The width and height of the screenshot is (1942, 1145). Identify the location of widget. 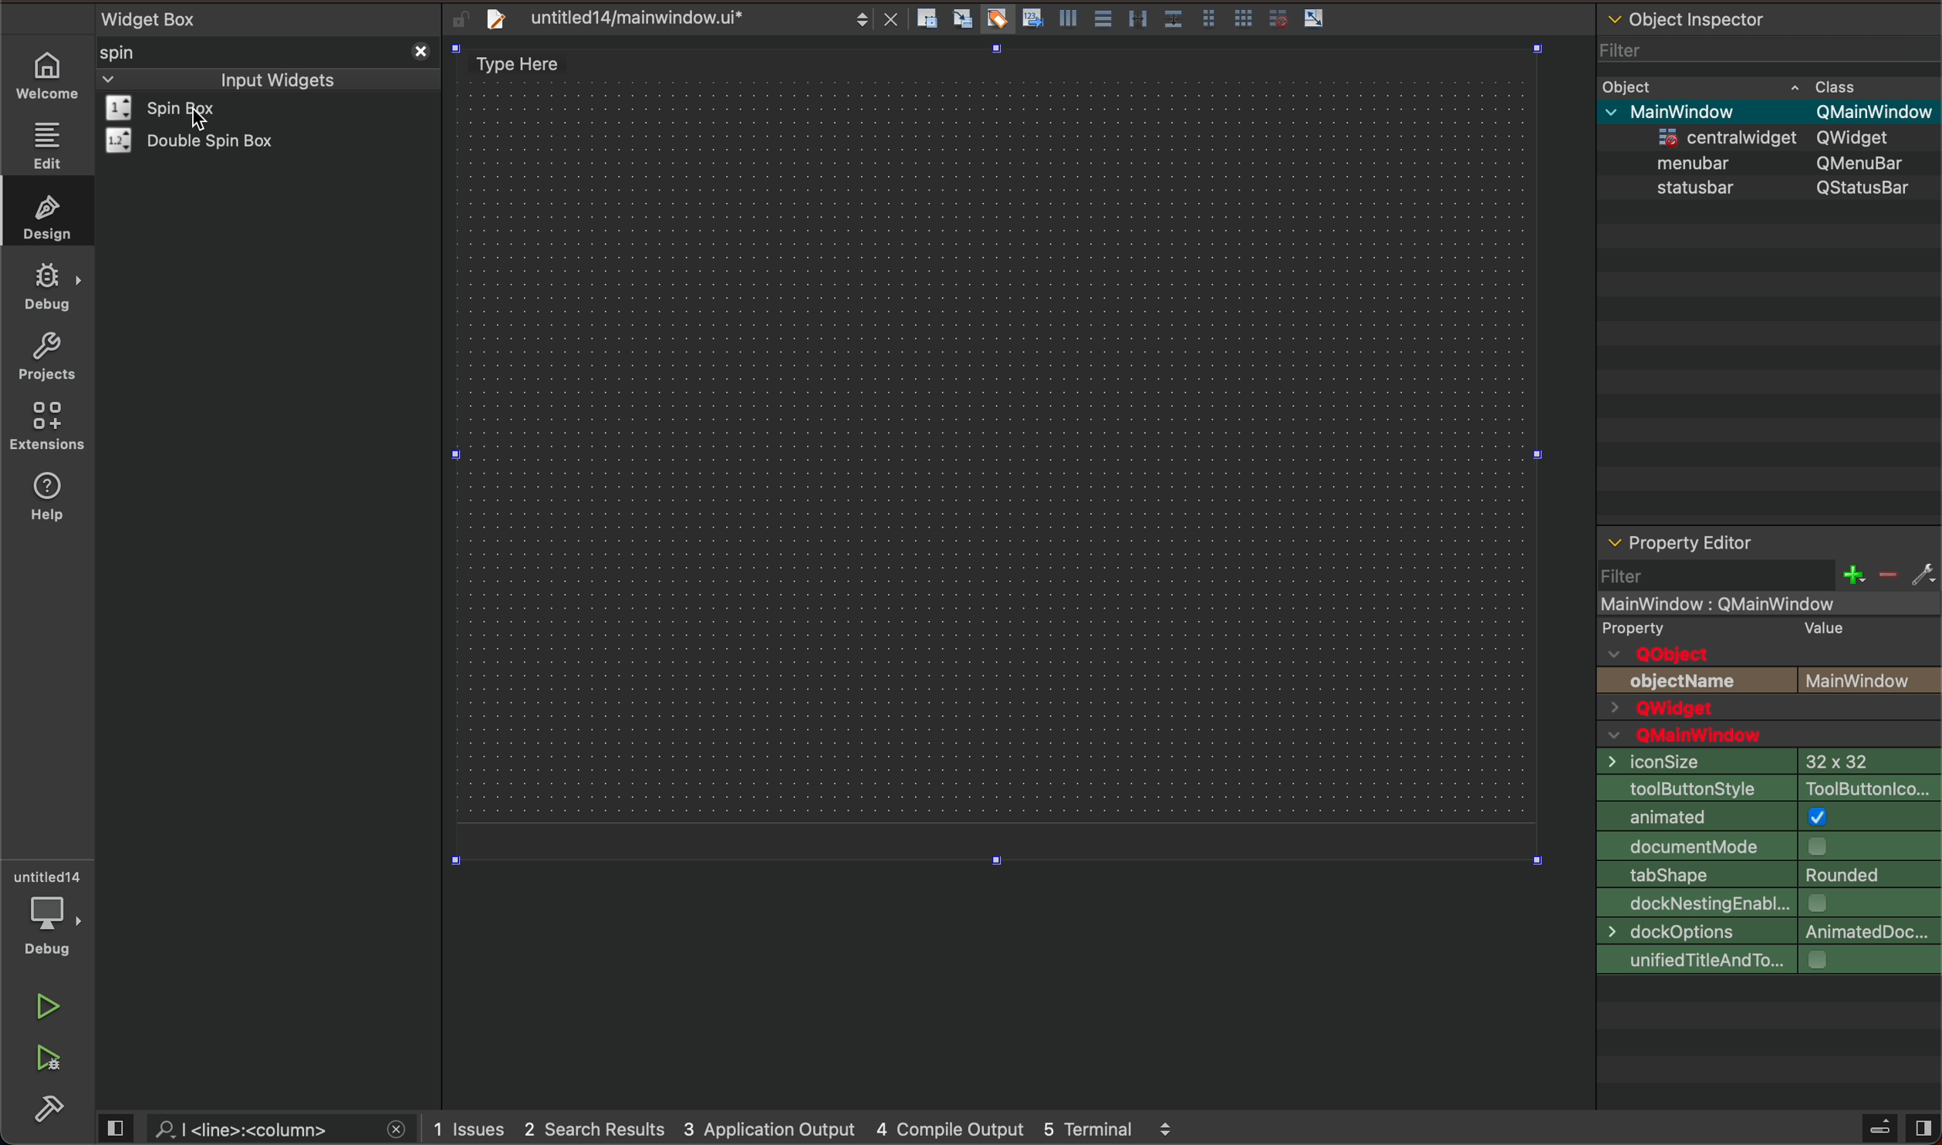
(199, 140).